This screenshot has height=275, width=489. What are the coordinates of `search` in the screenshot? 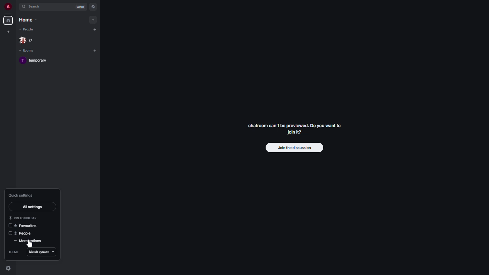 It's located at (35, 7).